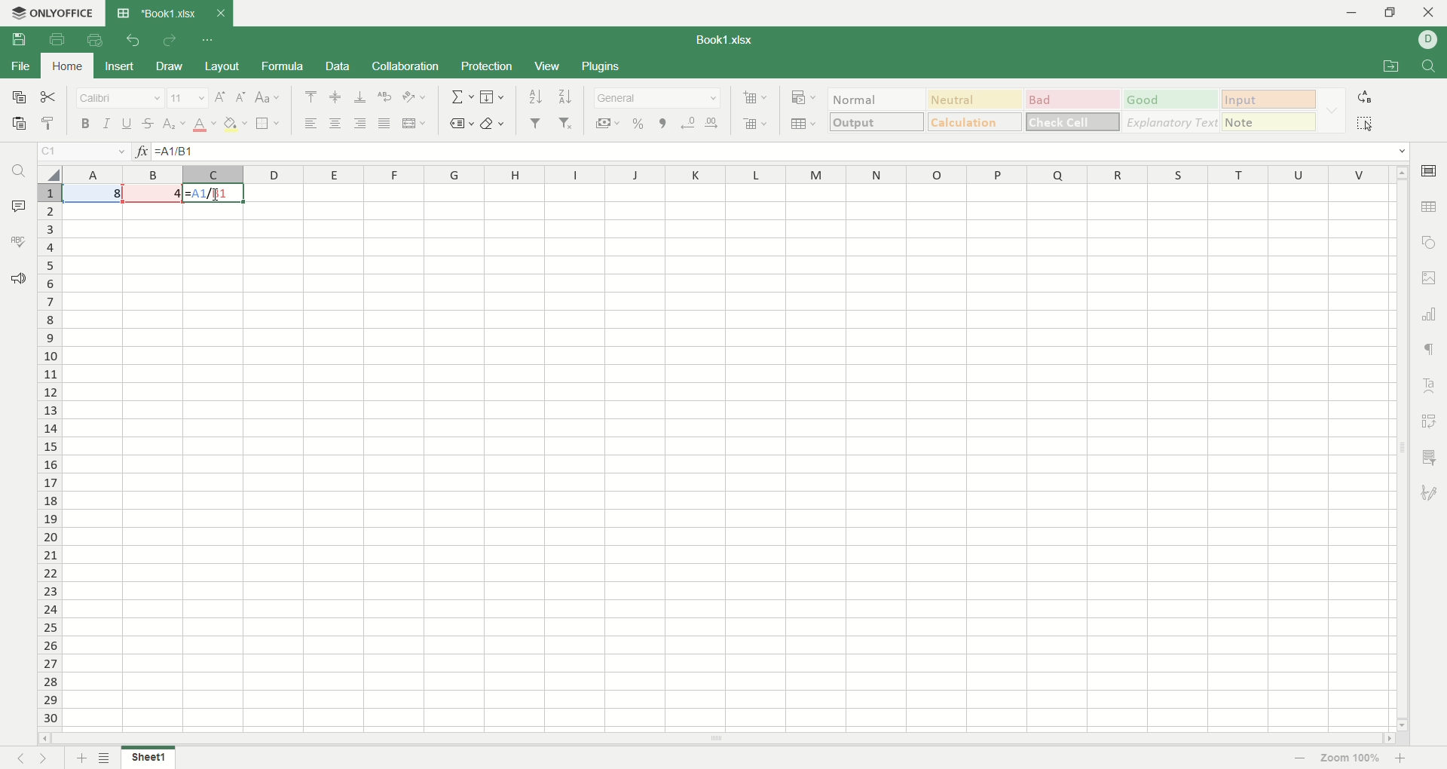 Image resolution: width=1447 pixels, height=769 pixels. I want to click on save, so click(20, 39).